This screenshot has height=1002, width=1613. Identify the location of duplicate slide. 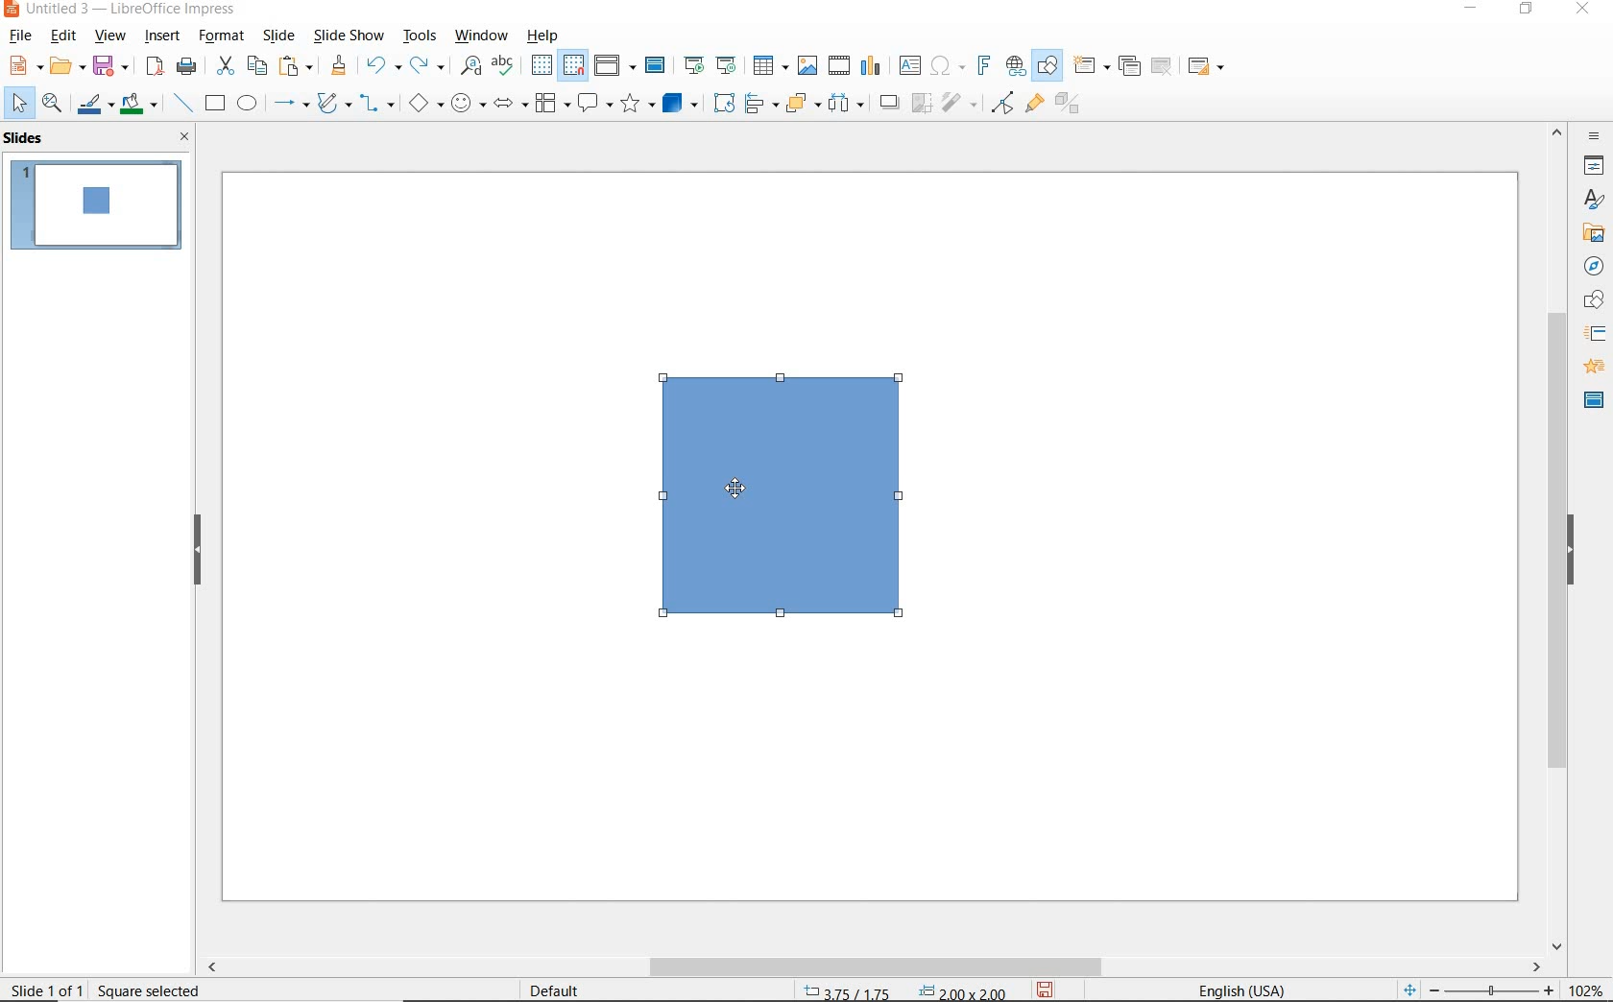
(1130, 66).